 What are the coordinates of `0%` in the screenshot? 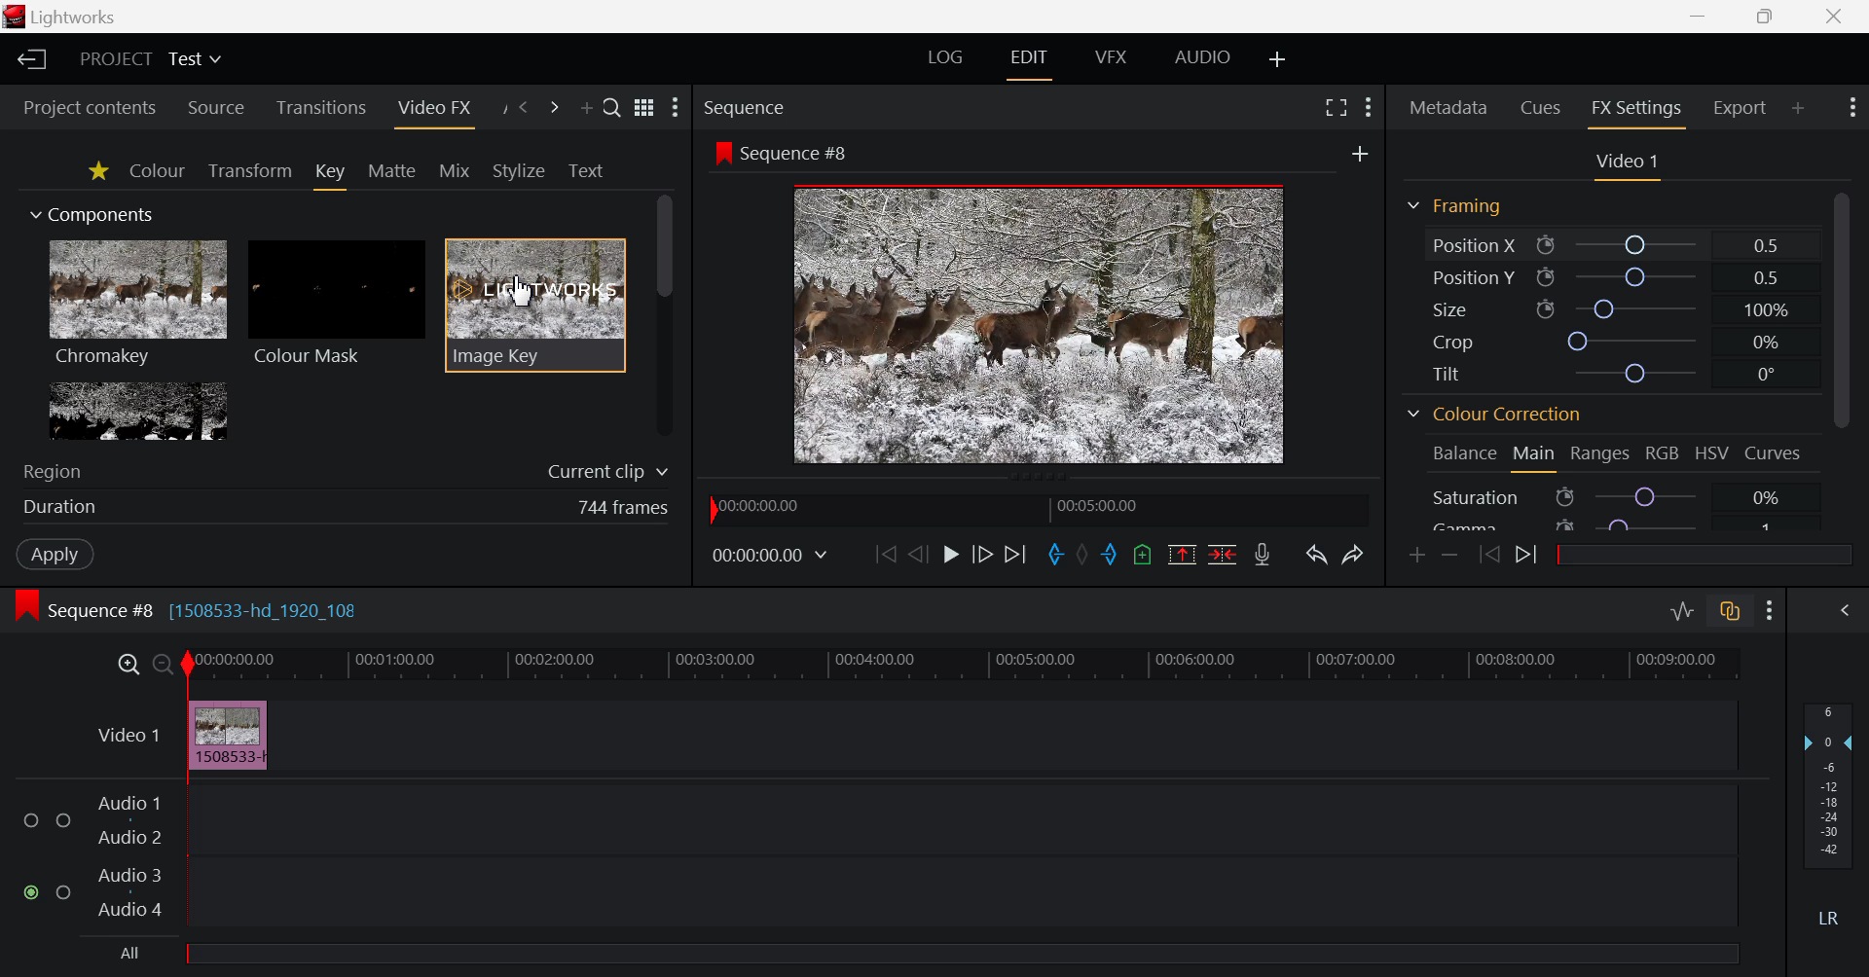 It's located at (1770, 499).